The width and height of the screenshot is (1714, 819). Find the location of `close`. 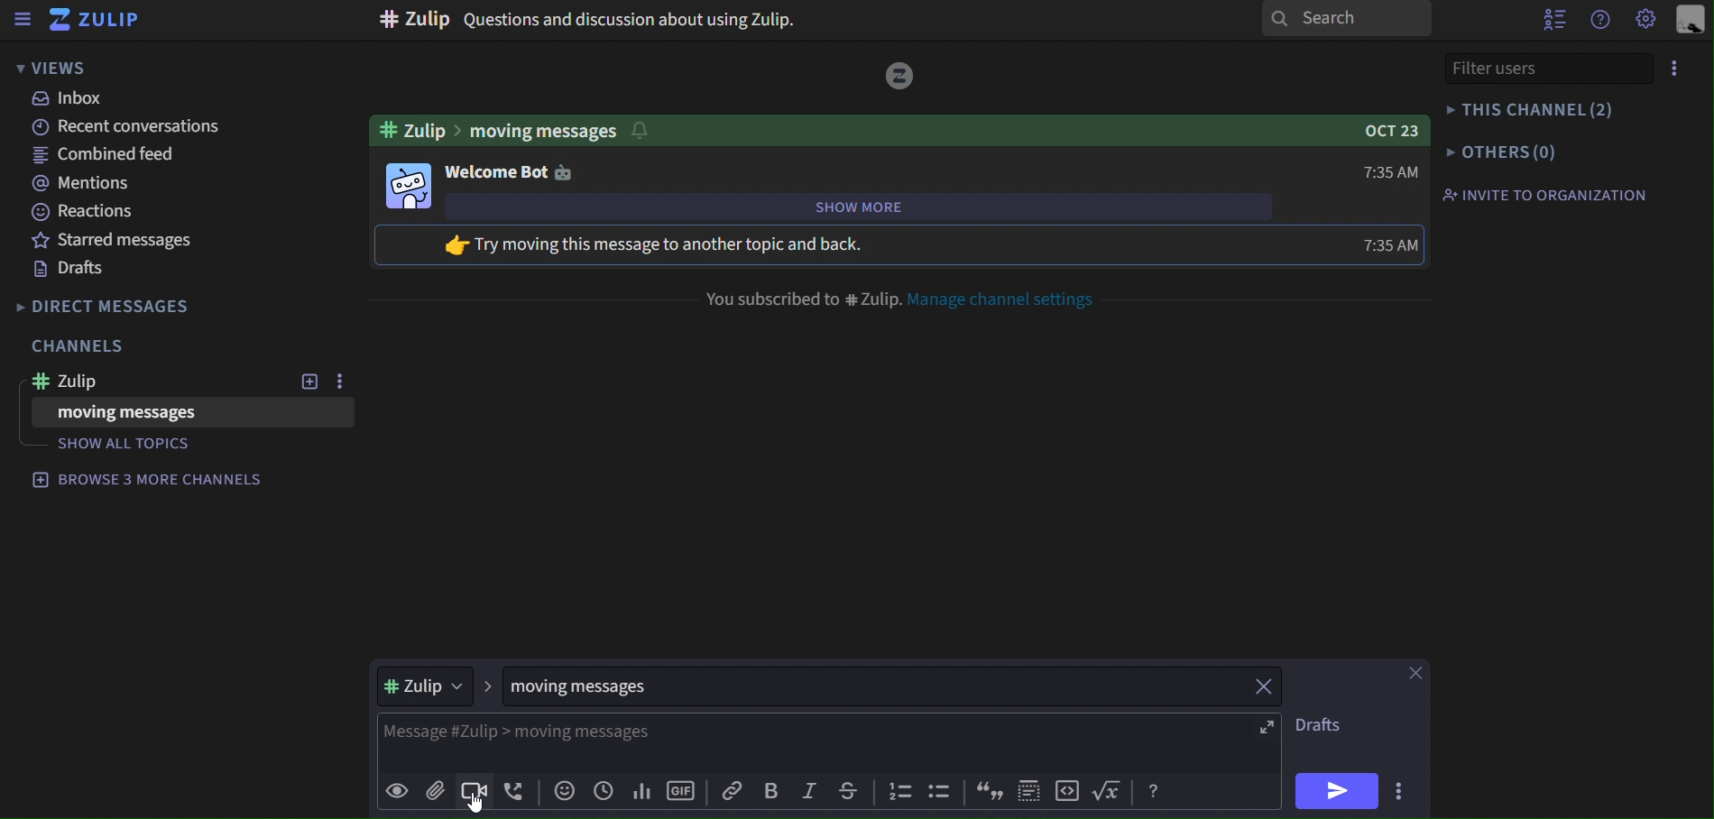

close is located at coordinates (1419, 672).